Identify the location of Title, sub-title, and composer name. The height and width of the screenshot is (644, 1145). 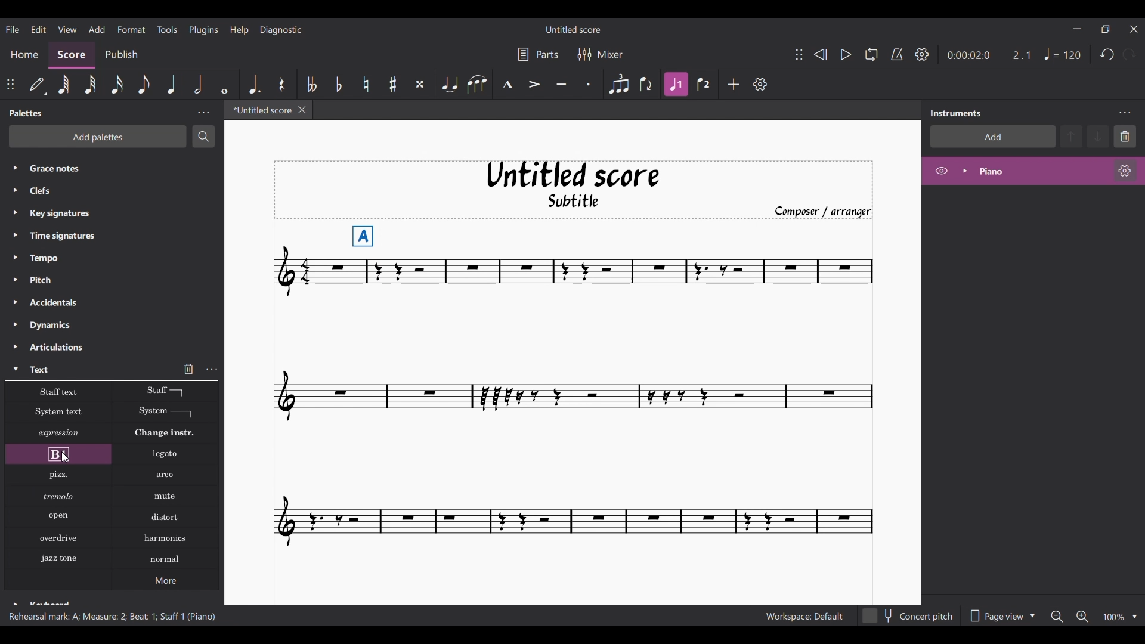
(572, 190).